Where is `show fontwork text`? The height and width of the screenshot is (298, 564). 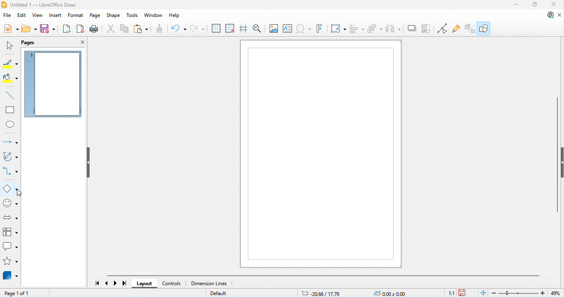
show fontwork text is located at coordinates (320, 28).